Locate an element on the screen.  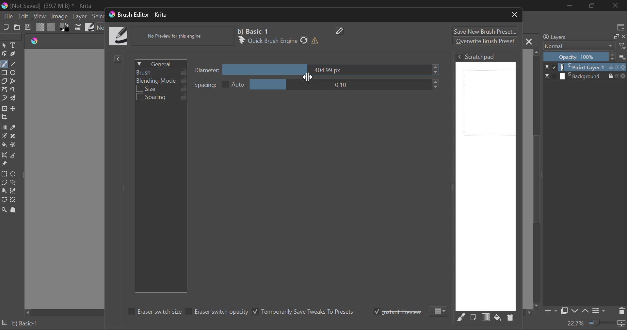
Crop Layer is located at coordinates (6, 118).